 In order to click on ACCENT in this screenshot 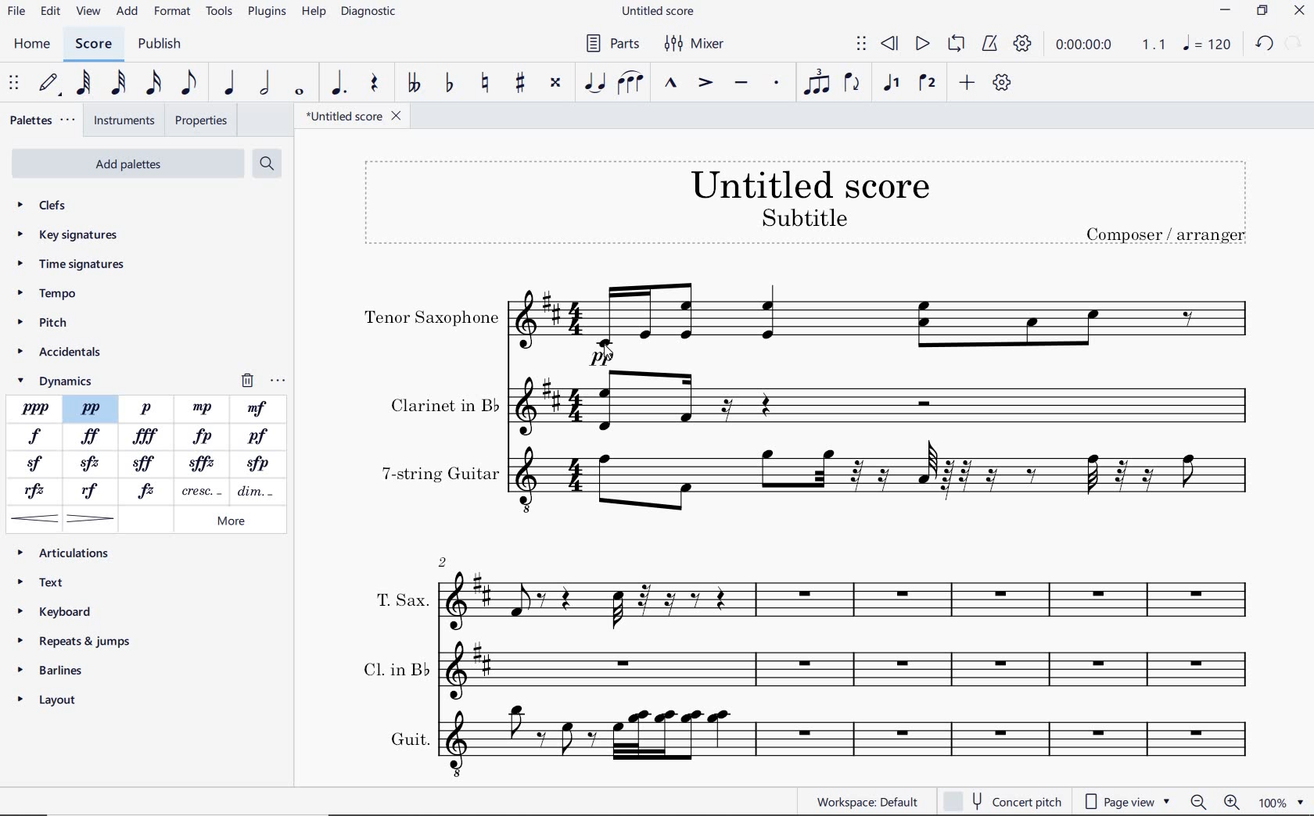, I will do `click(709, 84)`.